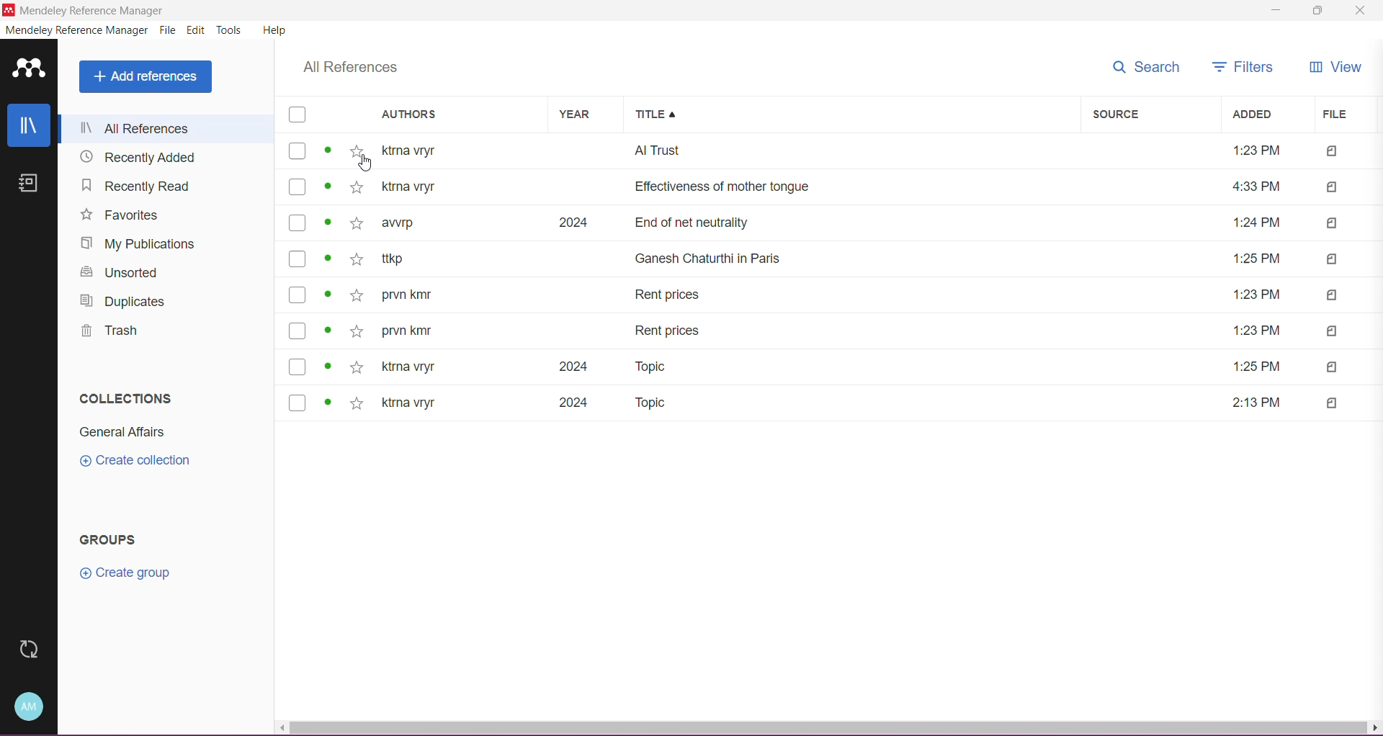 This screenshot has width=1383, height=736. I want to click on Indicates file type, so click(1333, 367).